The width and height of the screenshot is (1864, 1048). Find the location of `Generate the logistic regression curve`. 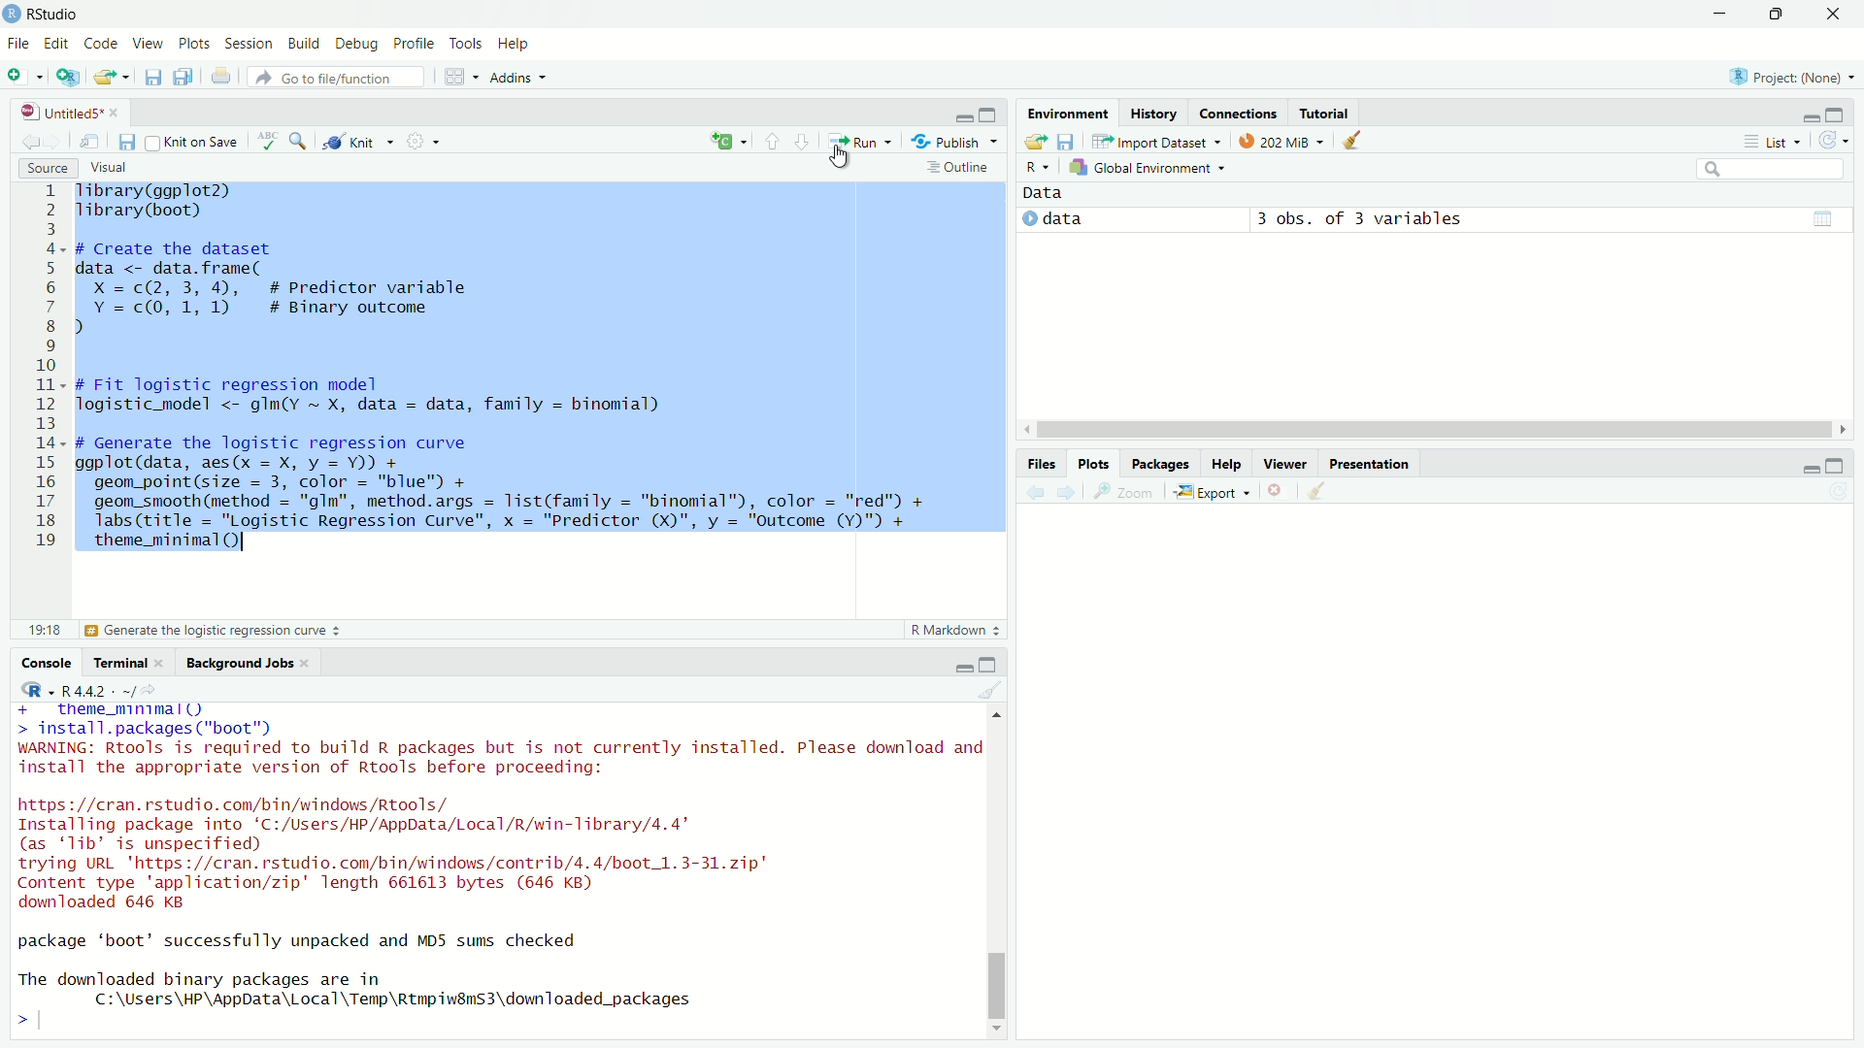

Generate the logistic regression curve is located at coordinates (215, 631).